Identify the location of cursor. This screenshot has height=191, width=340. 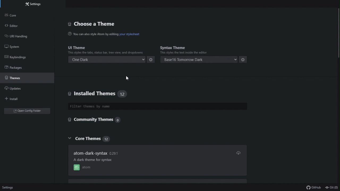
(128, 79).